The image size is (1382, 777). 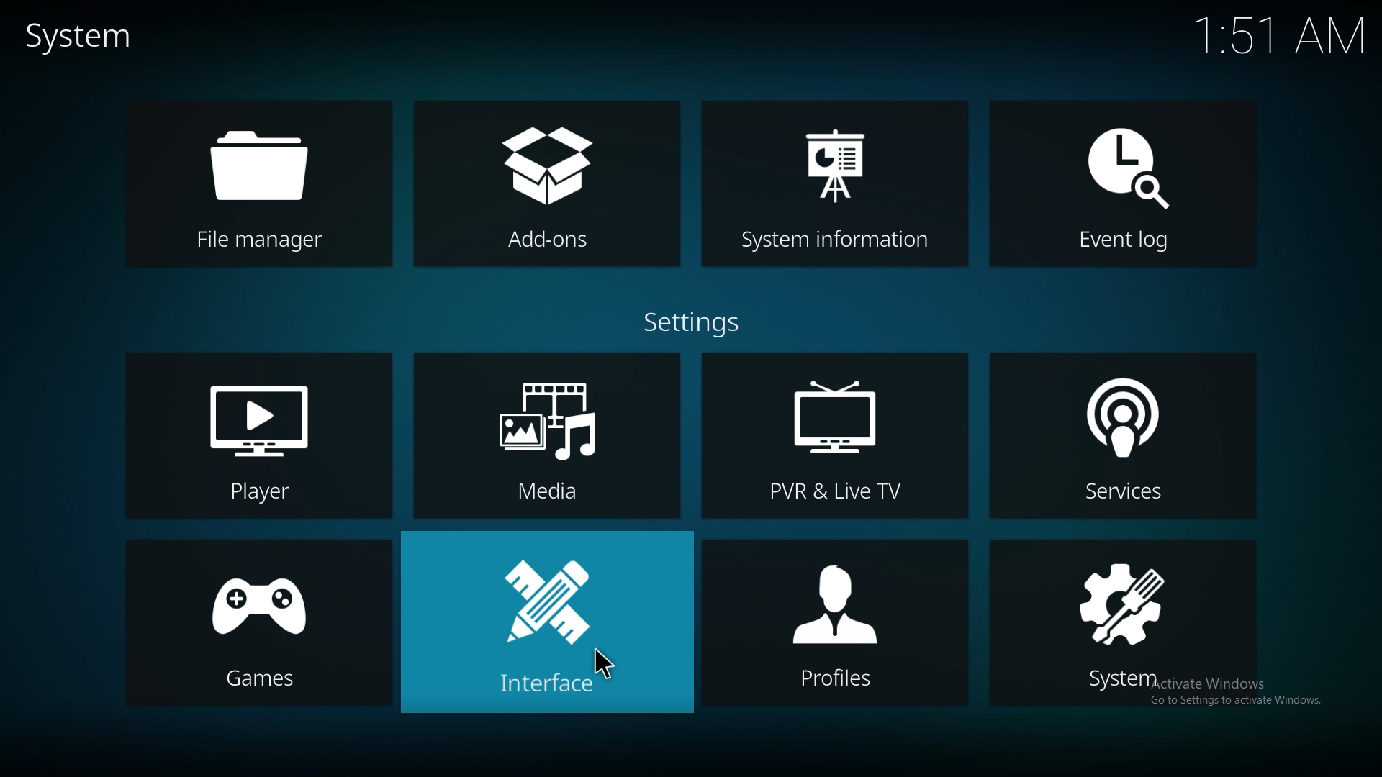 I want to click on event log, so click(x=1123, y=183).